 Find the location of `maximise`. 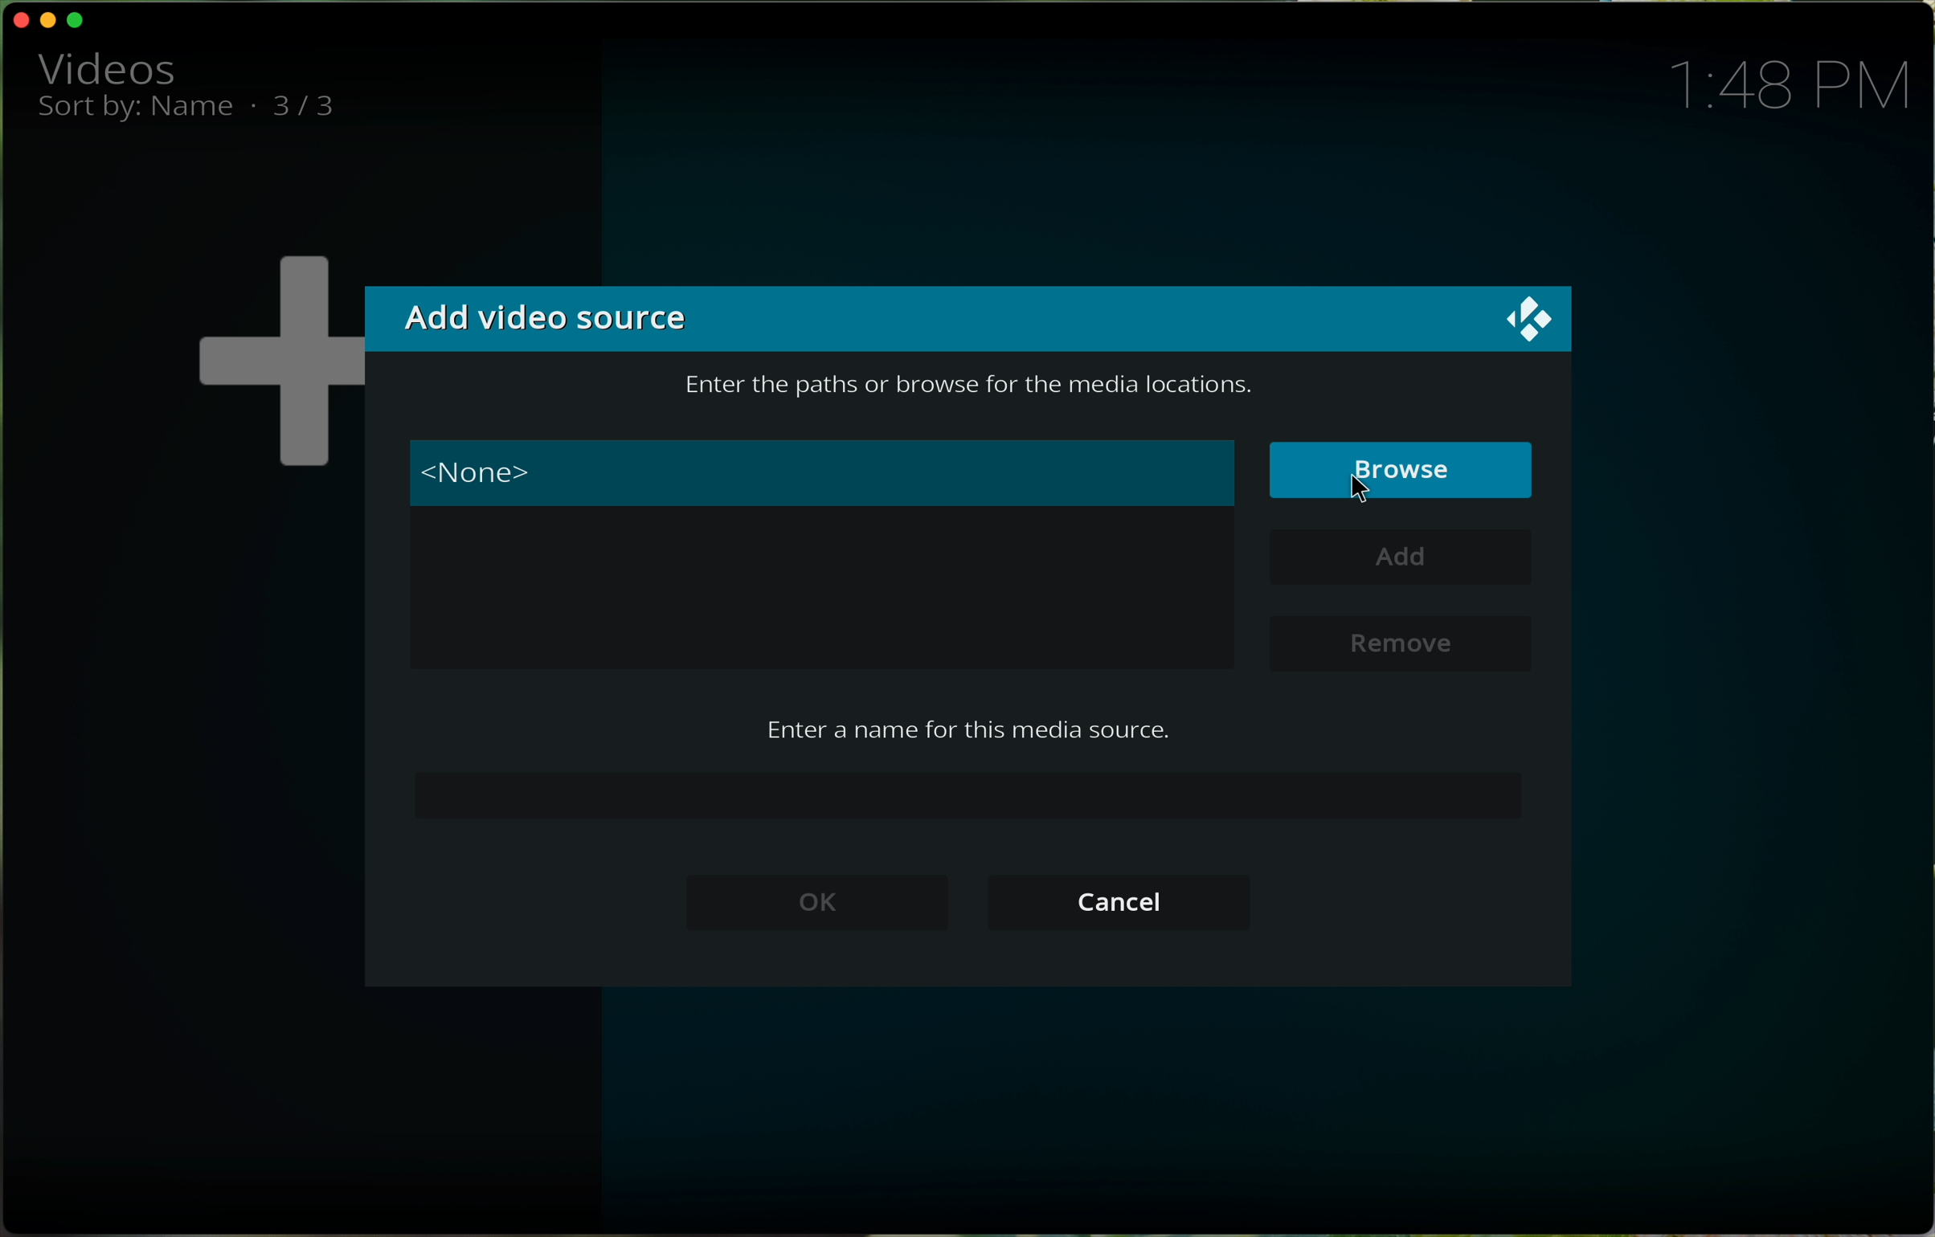

maximise is located at coordinates (80, 22).